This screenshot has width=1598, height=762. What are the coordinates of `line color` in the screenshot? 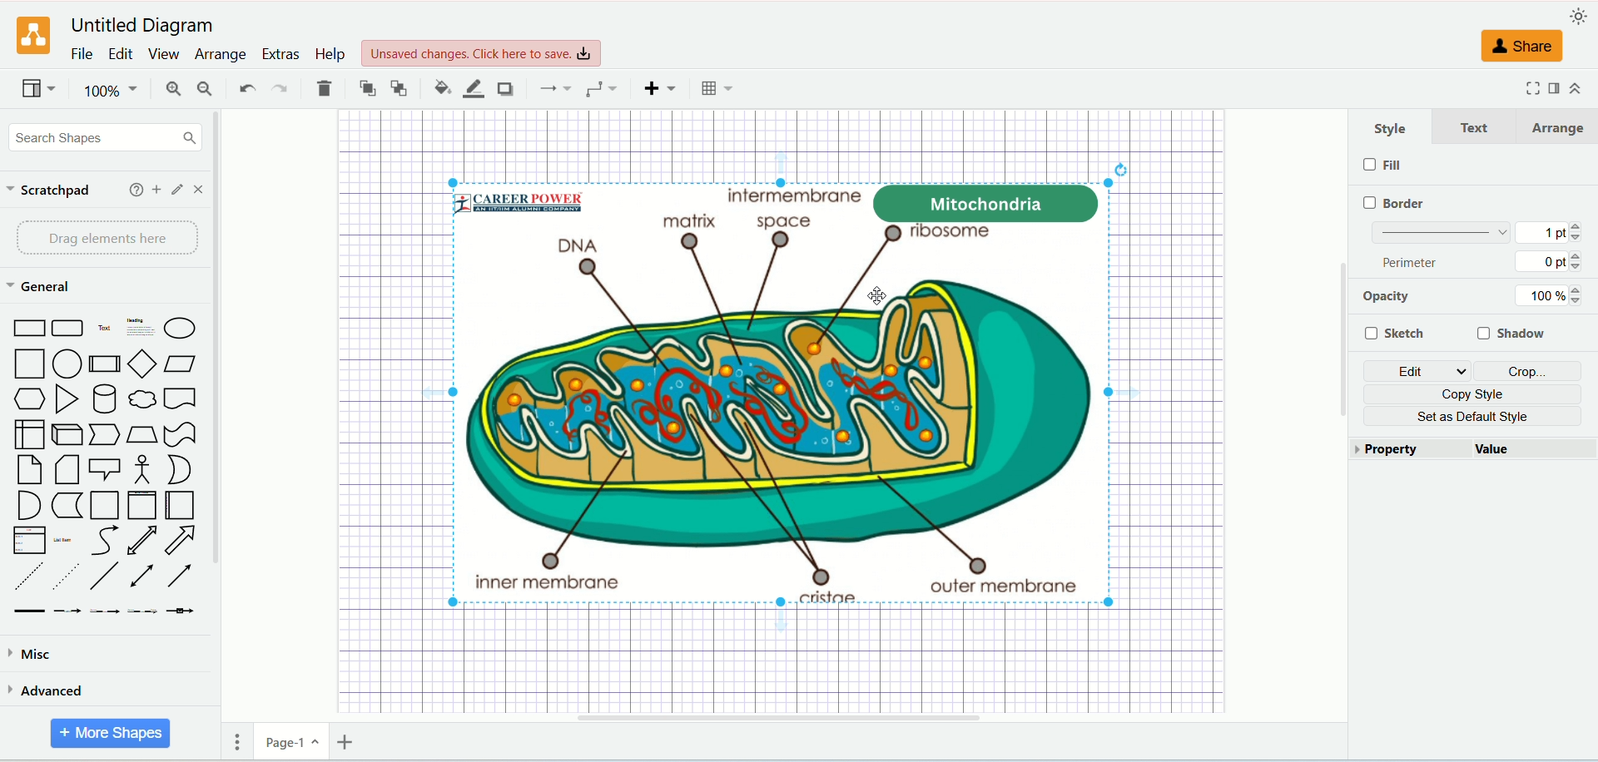 It's located at (473, 88).